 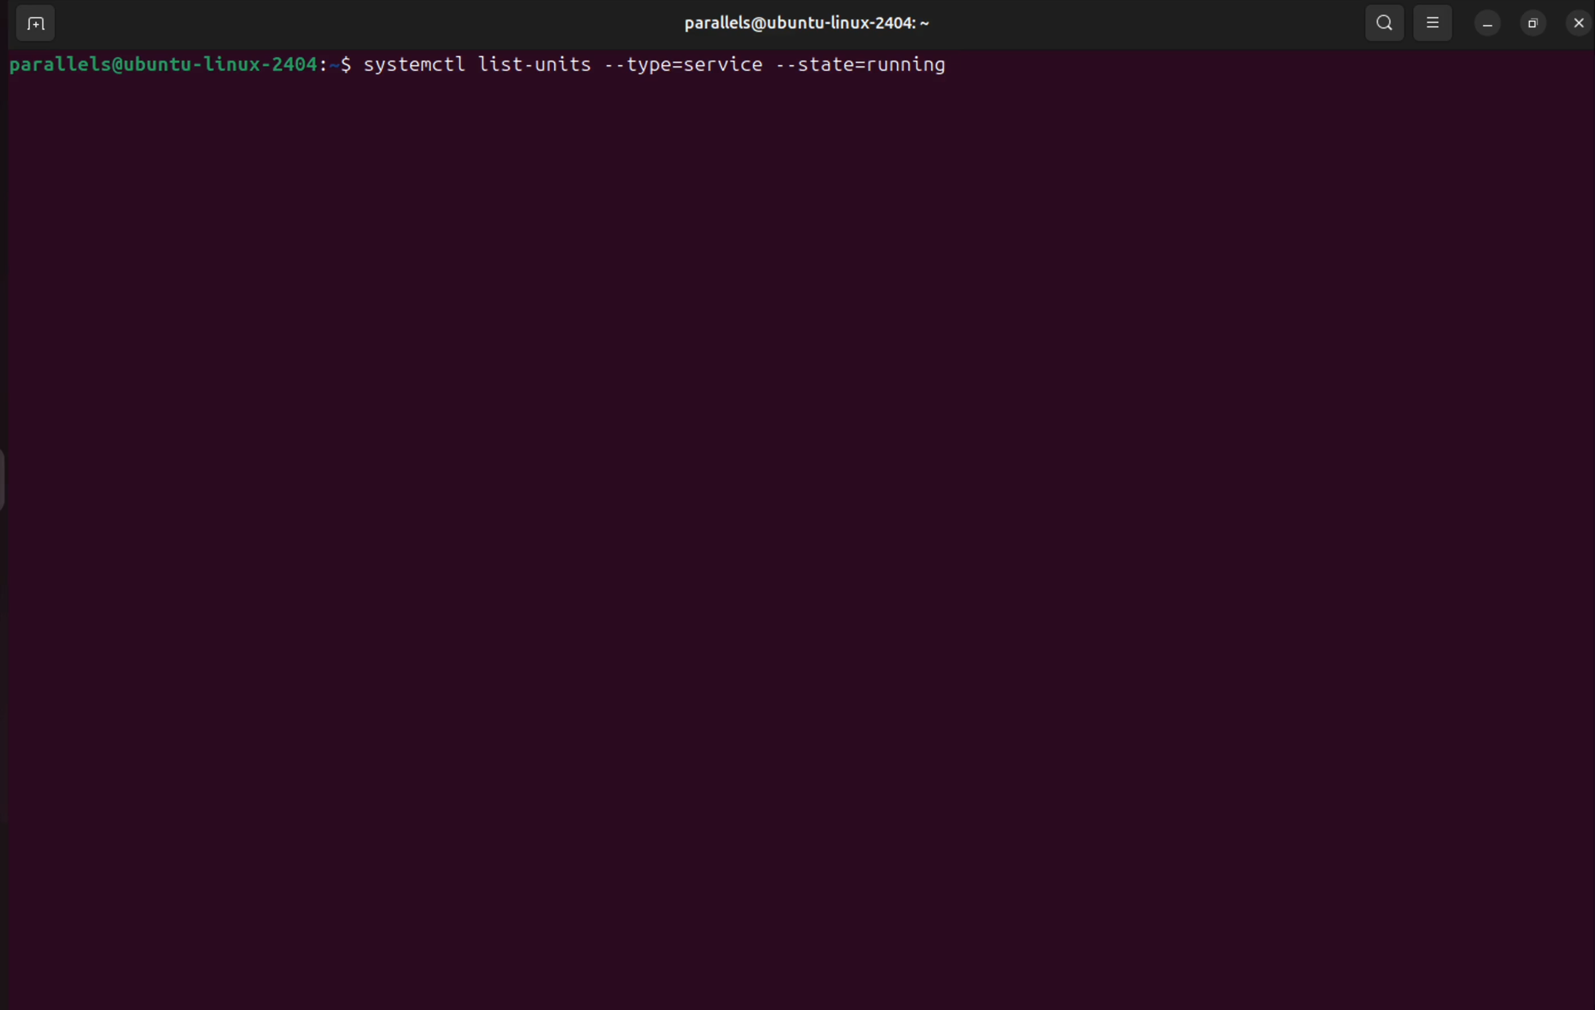 What do you see at coordinates (656, 64) in the screenshot?
I see `systemctl list-units --types=service --state=running` at bounding box center [656, 64].